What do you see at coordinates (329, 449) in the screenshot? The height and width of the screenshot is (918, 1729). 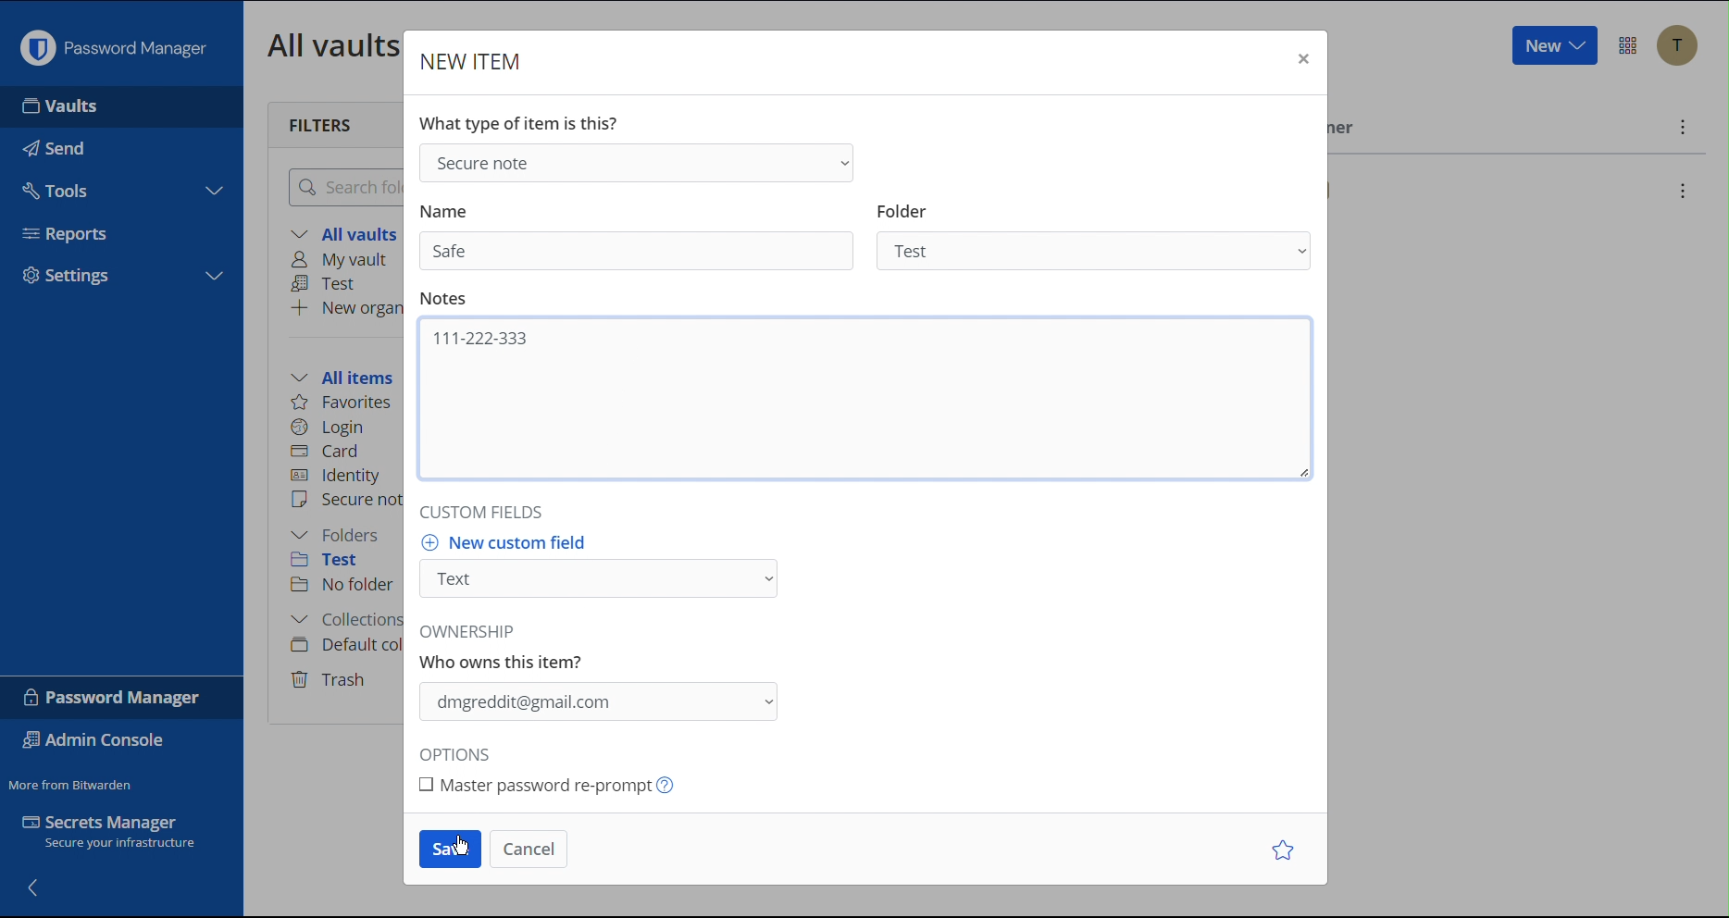 I see `Card` at bounding box center [329, 449].